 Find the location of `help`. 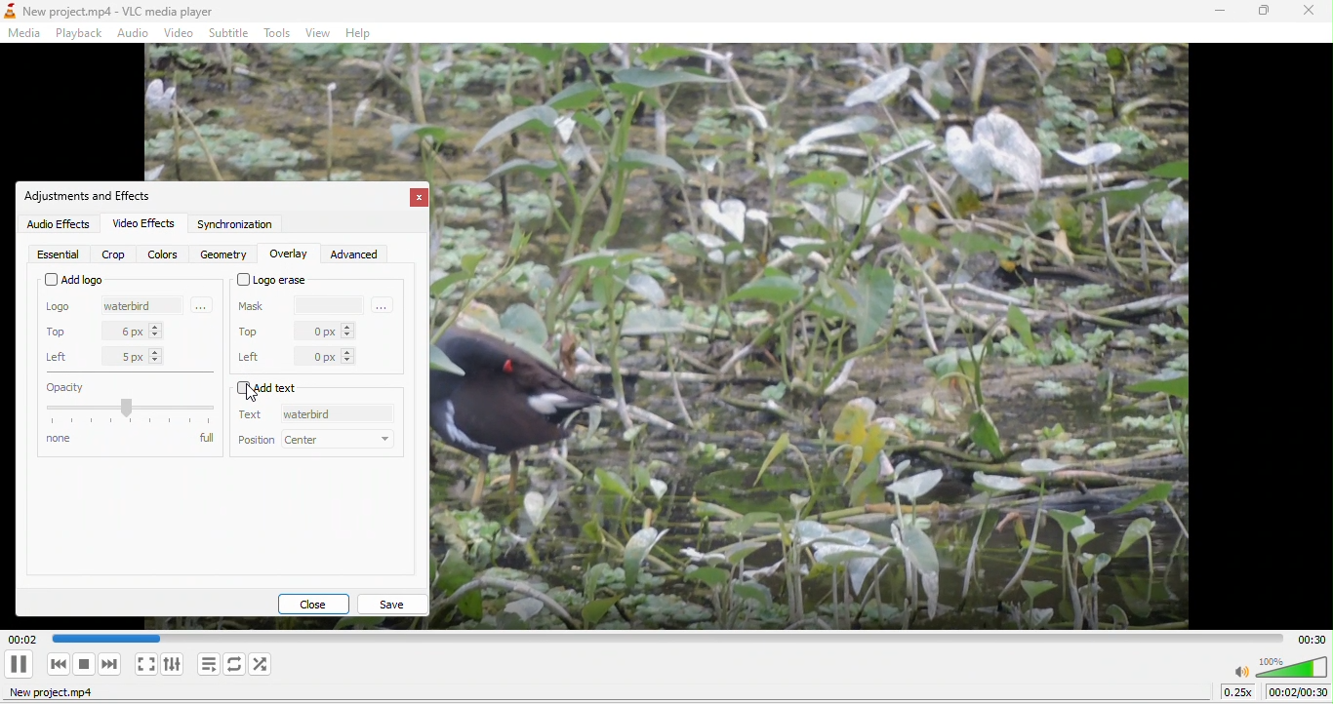

help is located at coordinates (364, 32).